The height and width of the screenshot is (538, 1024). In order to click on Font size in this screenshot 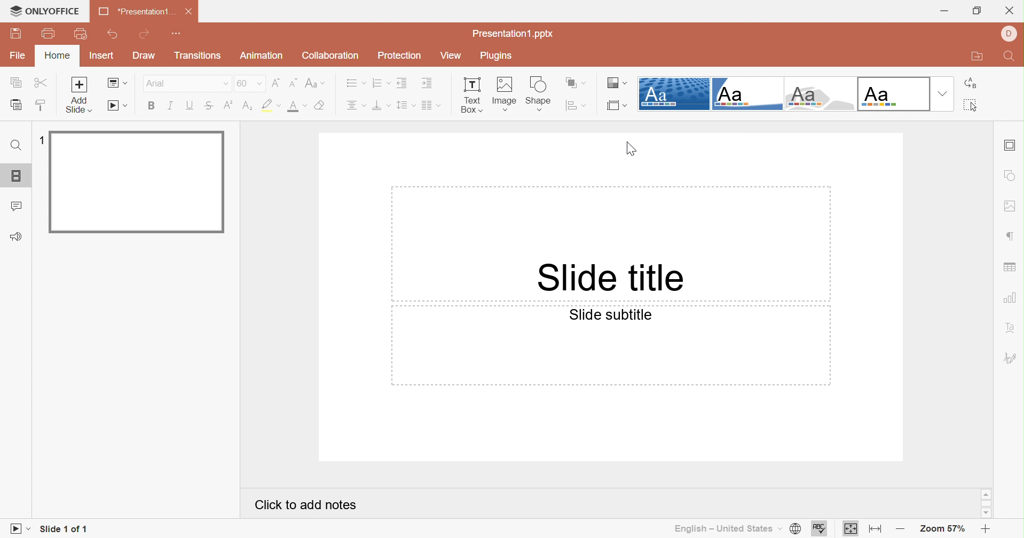, I will do `click(249, 82)`.